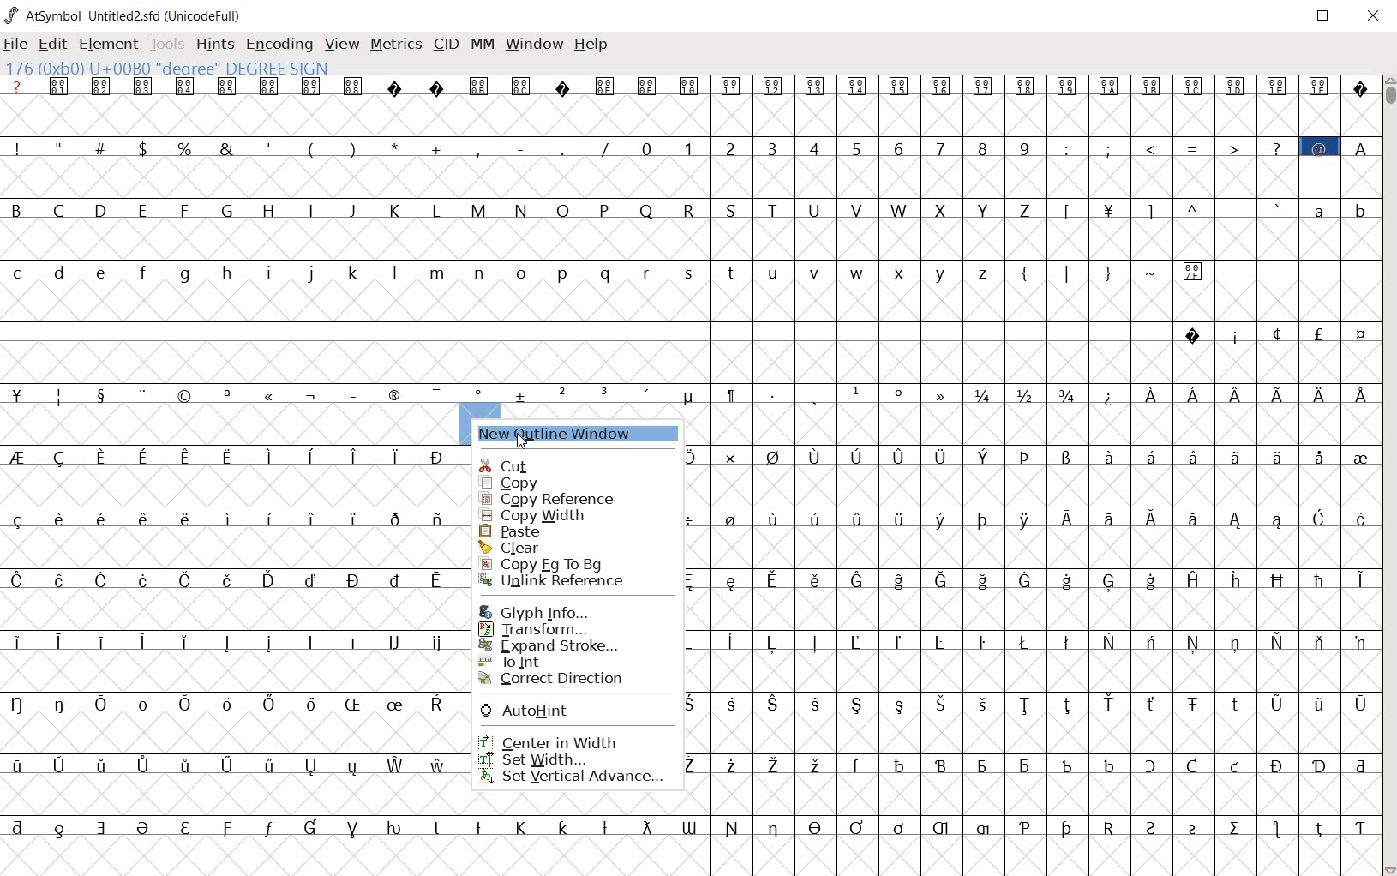 This screenshot has width=1397, height=876. What do you see at coordinates (309, 146) in the screenshot?
I see `special characters` at bounding box center [309, 146].